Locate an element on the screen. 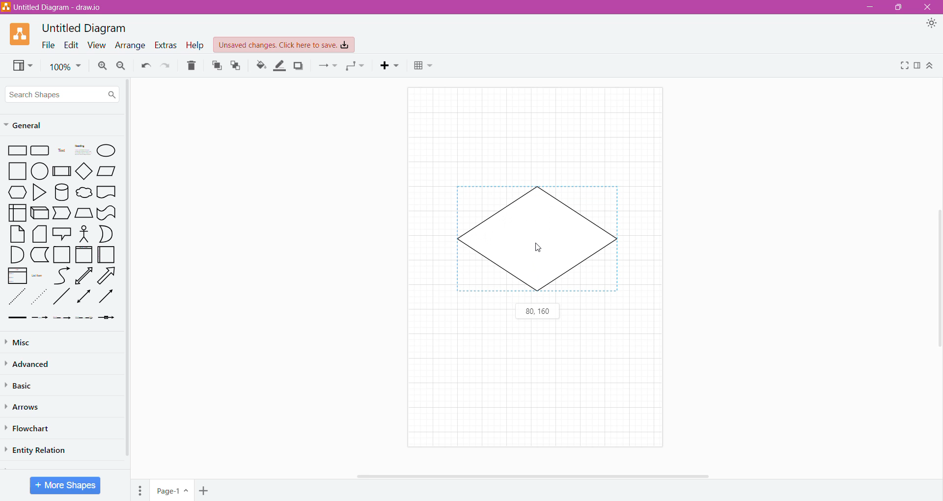 The height and width of the screenshot is (501, 943). Format is located at coordinates (917, 66).